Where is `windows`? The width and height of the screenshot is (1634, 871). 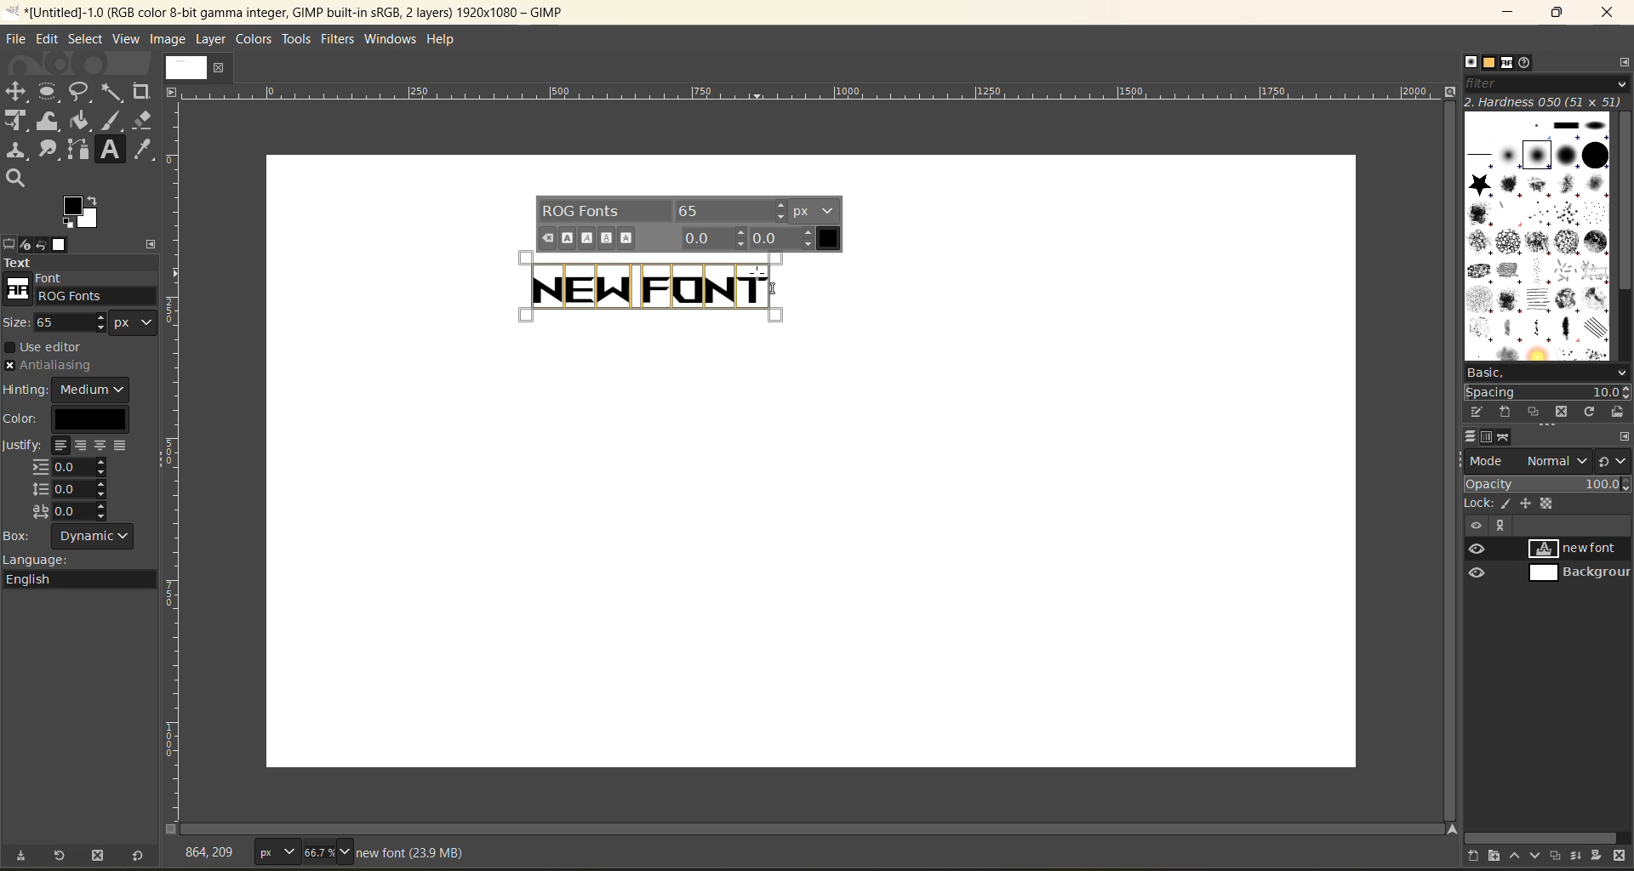 windows is located at coordinates (389, 41).